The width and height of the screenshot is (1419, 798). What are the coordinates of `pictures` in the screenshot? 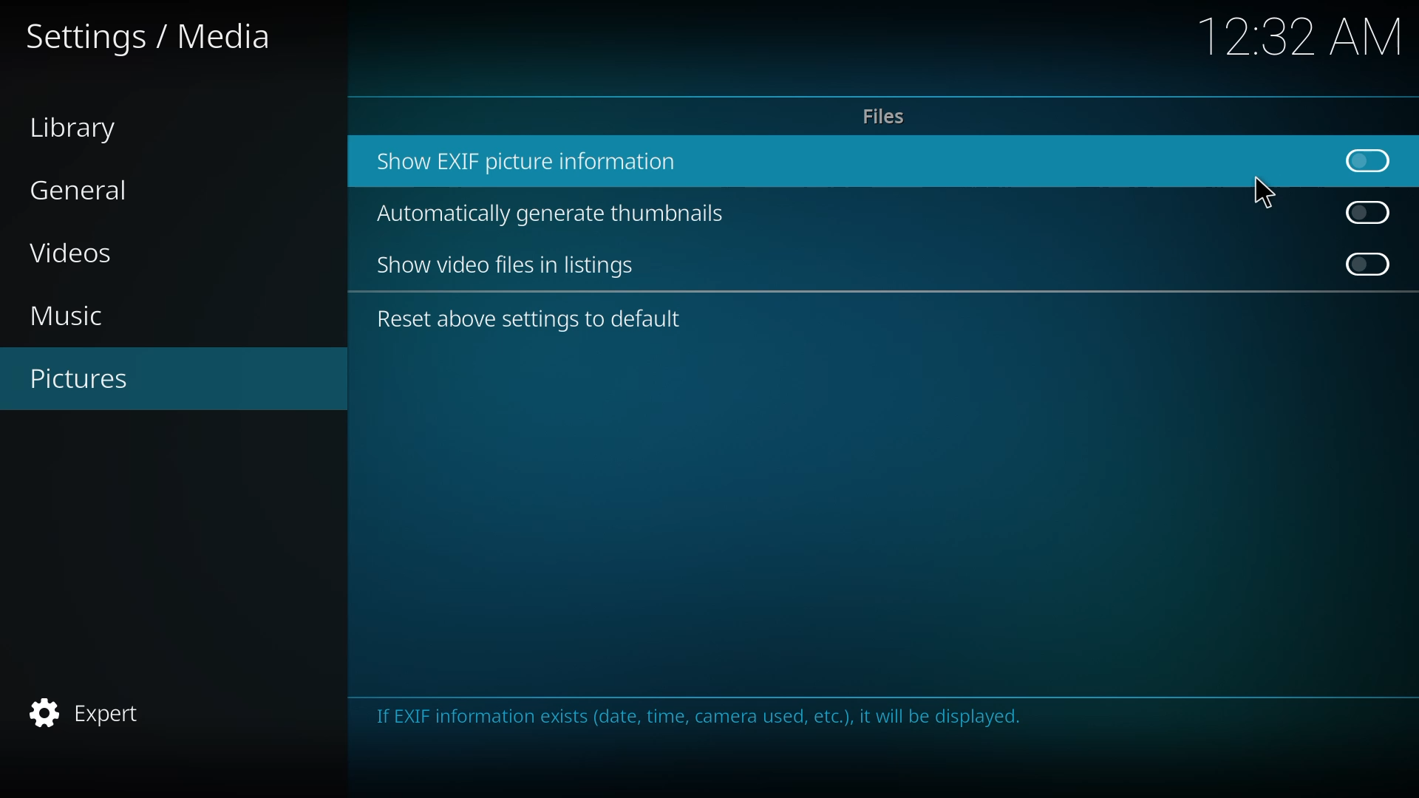 It's located at (91, 377).